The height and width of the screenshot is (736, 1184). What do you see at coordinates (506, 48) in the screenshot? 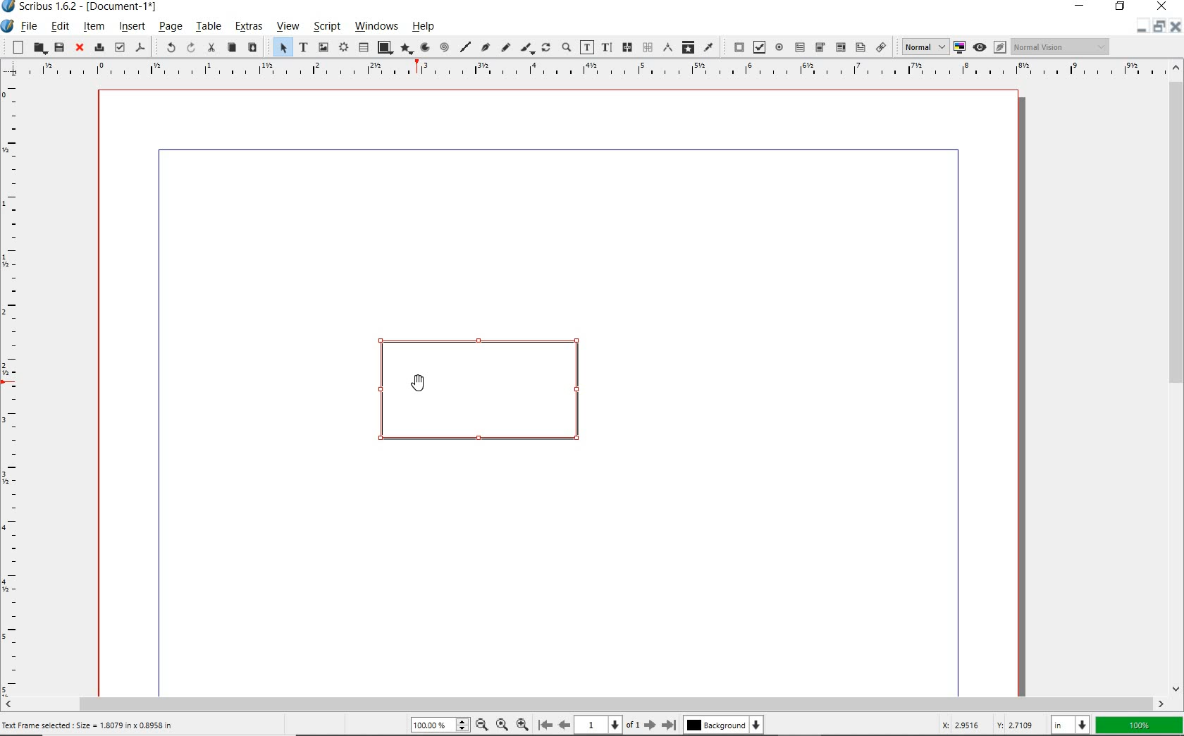
I see `freehand line` at bounding box center [506, 48].